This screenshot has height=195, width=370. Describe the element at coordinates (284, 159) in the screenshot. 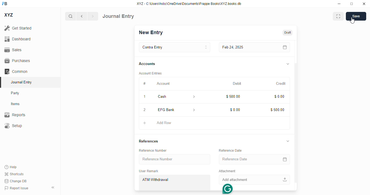

I see `calendar icon` at that location.